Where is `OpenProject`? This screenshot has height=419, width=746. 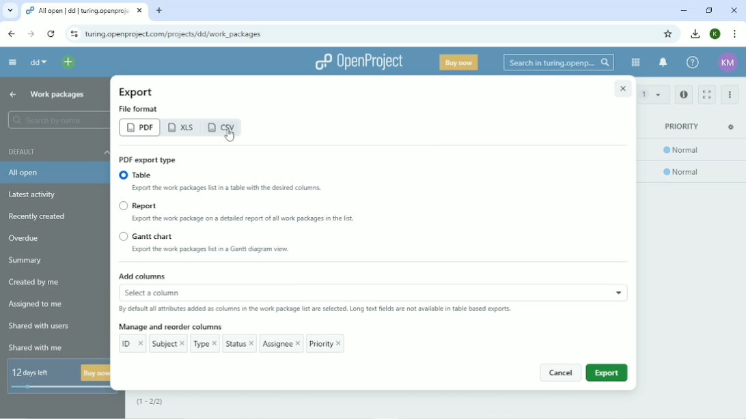
OpenProject is located at coordinates (358, 62).